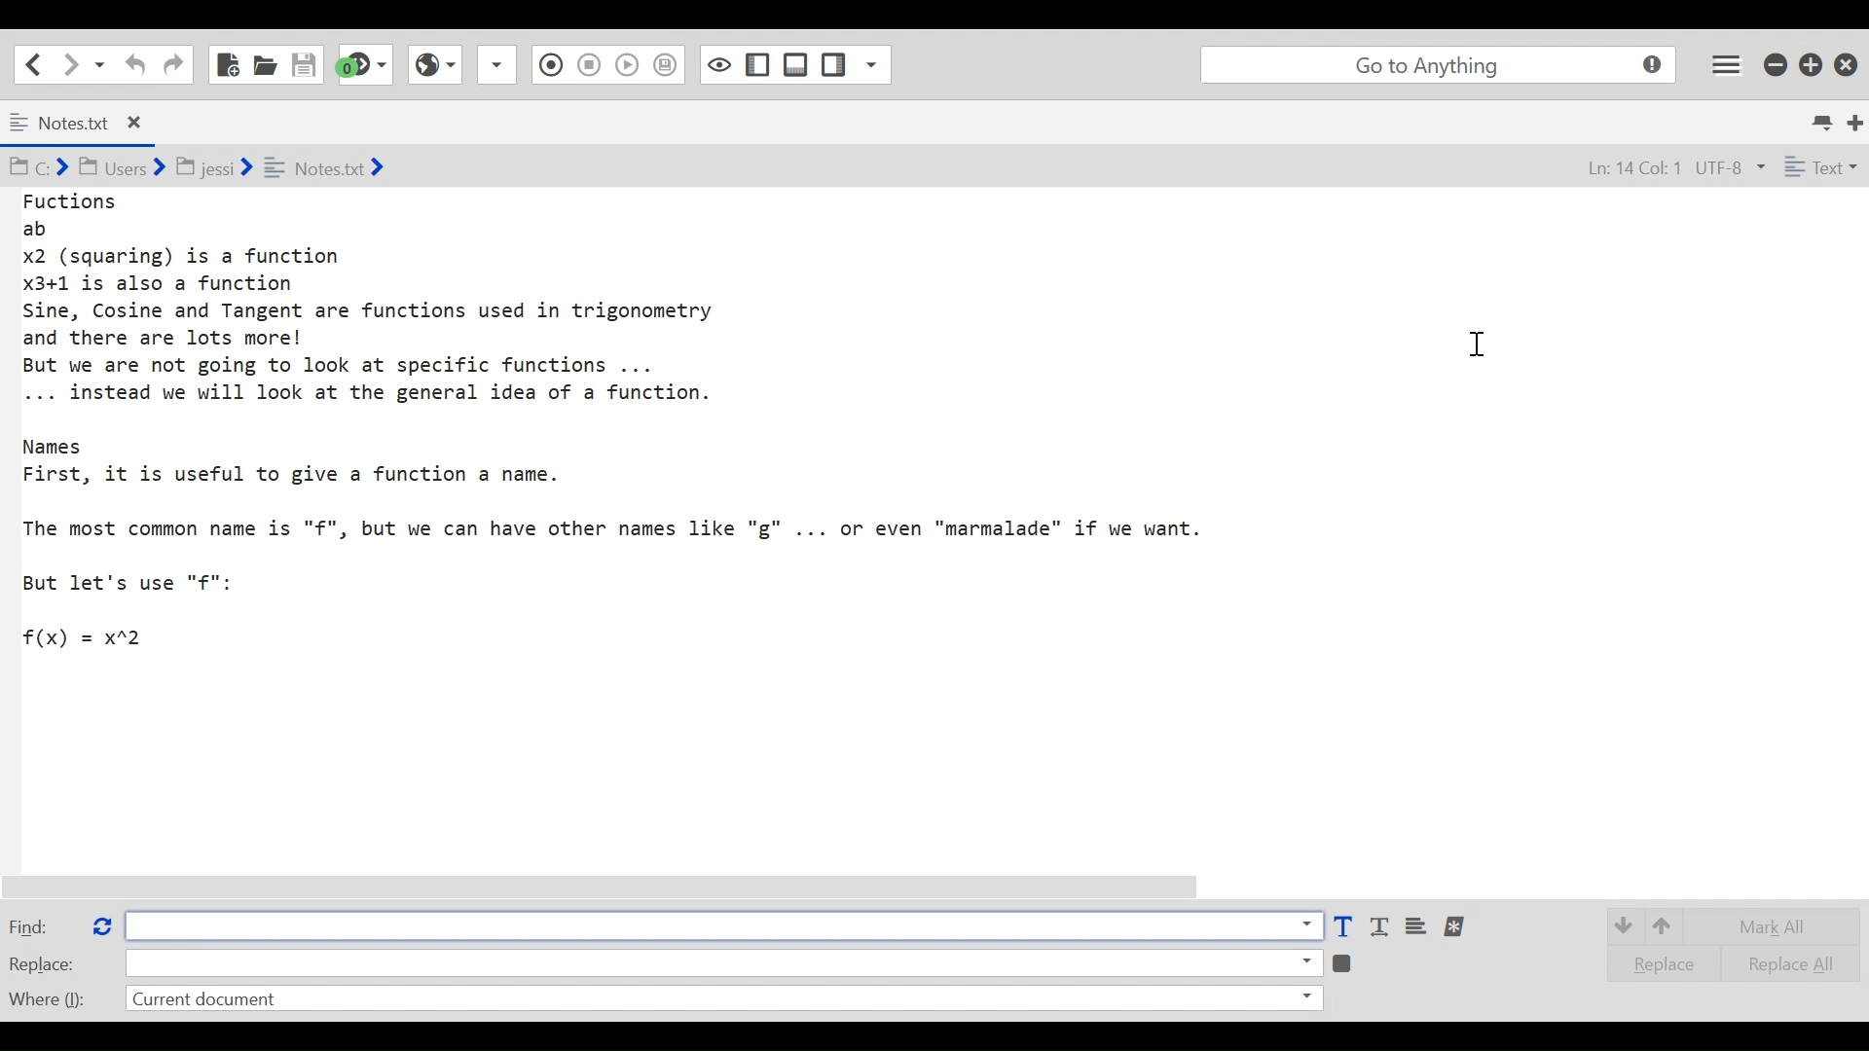  I want to click on Toggle Focus mode, so click(668, 65).